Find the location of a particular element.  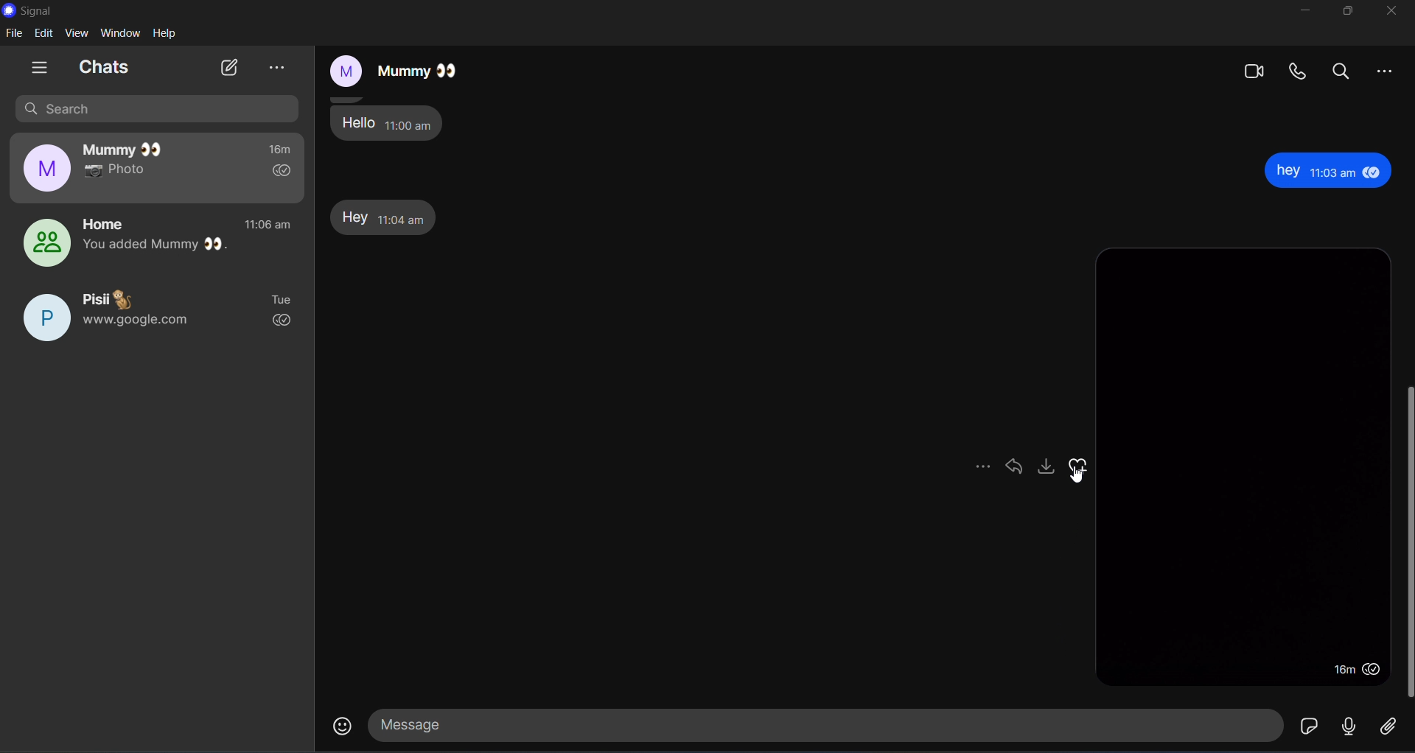

message is located at coordinates (820, 723).